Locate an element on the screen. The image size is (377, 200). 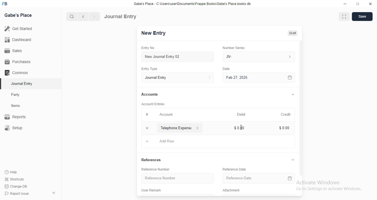
Collapse is located at coordinates (54, 193).